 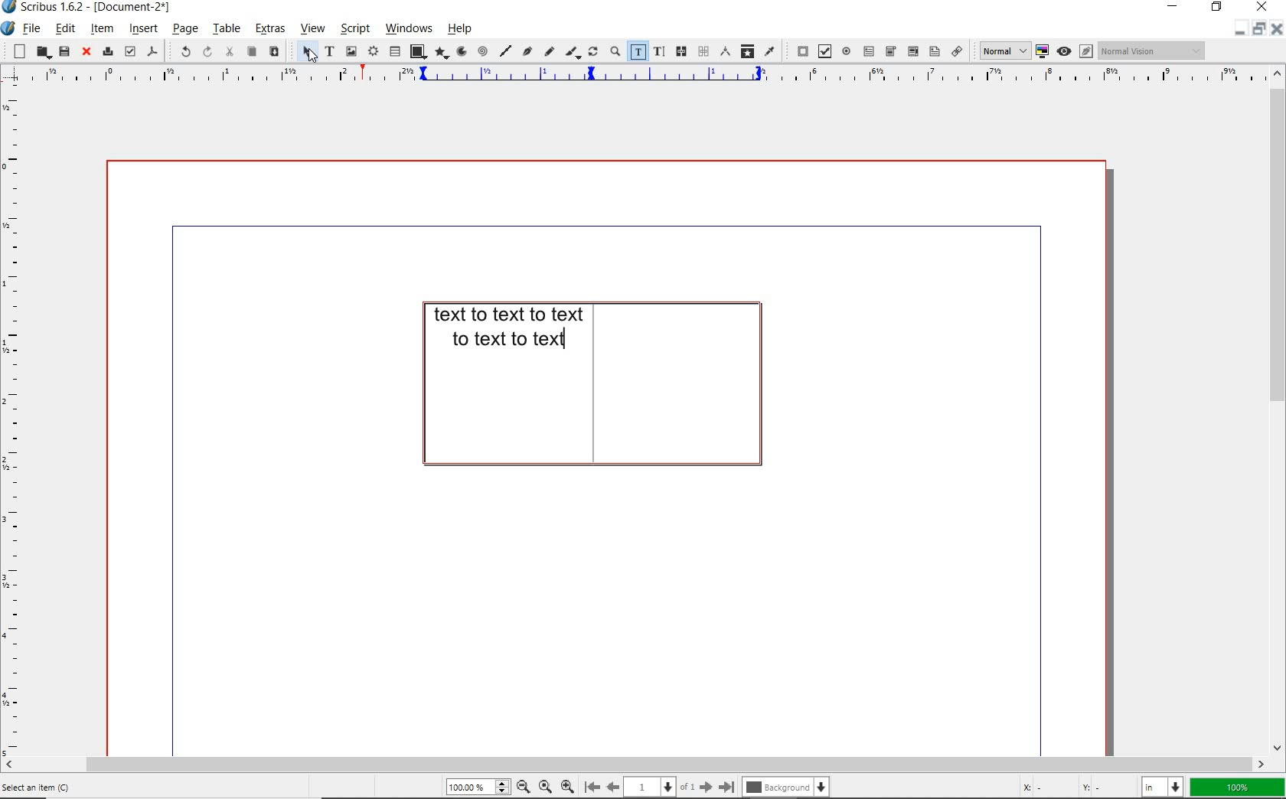 I want to click on shape, so click(x=415, y=52).